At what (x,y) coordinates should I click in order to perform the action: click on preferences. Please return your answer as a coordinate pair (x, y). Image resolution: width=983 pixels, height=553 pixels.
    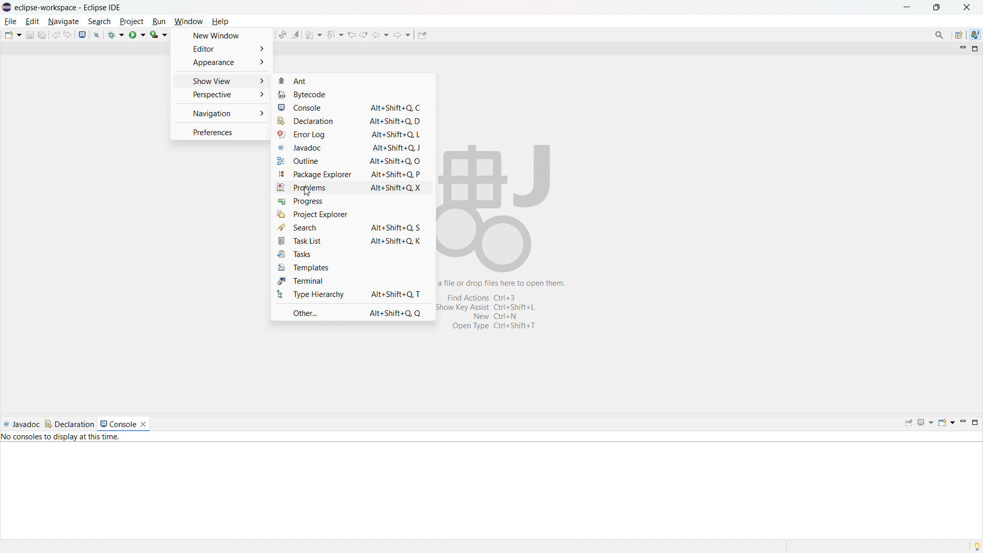
    Looking at the image, I should click on (220, 132).